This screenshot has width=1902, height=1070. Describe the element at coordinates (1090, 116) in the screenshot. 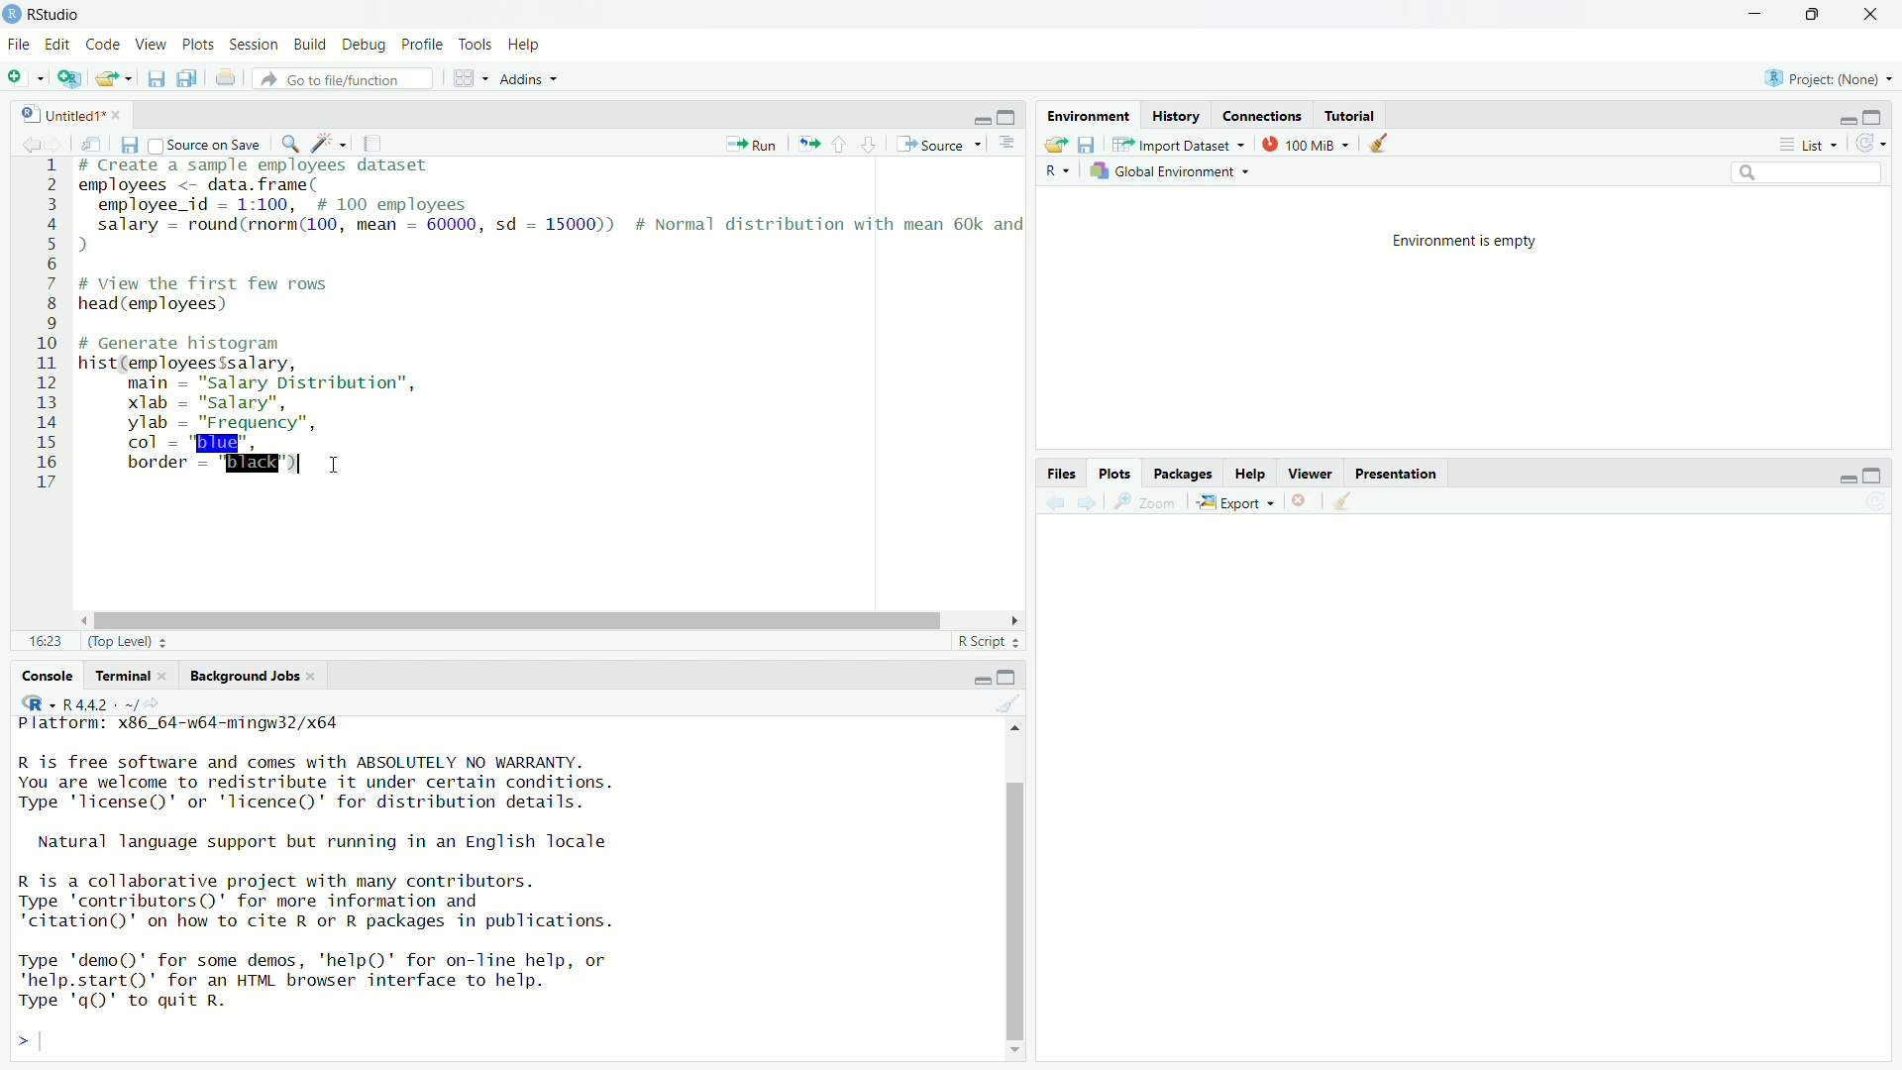

I see `Environment` at that location.